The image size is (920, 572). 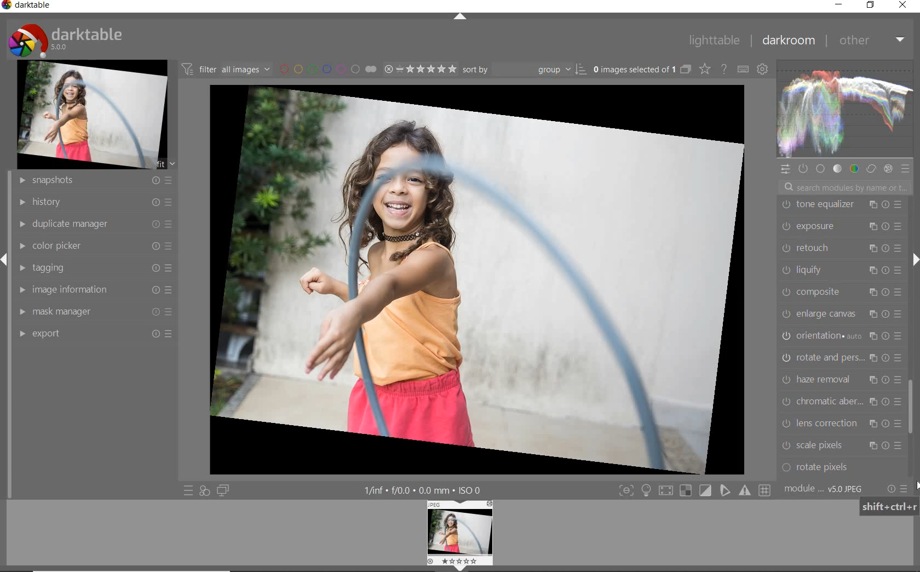 What do you see at coordinates (204, 490) in the screenshot?
I see `quick access for applying of your style` at bounding box center [204, 490].